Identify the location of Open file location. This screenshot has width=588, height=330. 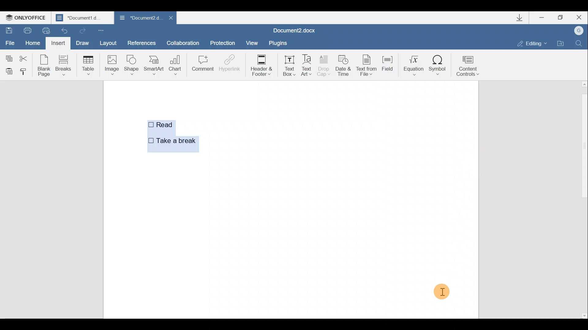
(561, 43).